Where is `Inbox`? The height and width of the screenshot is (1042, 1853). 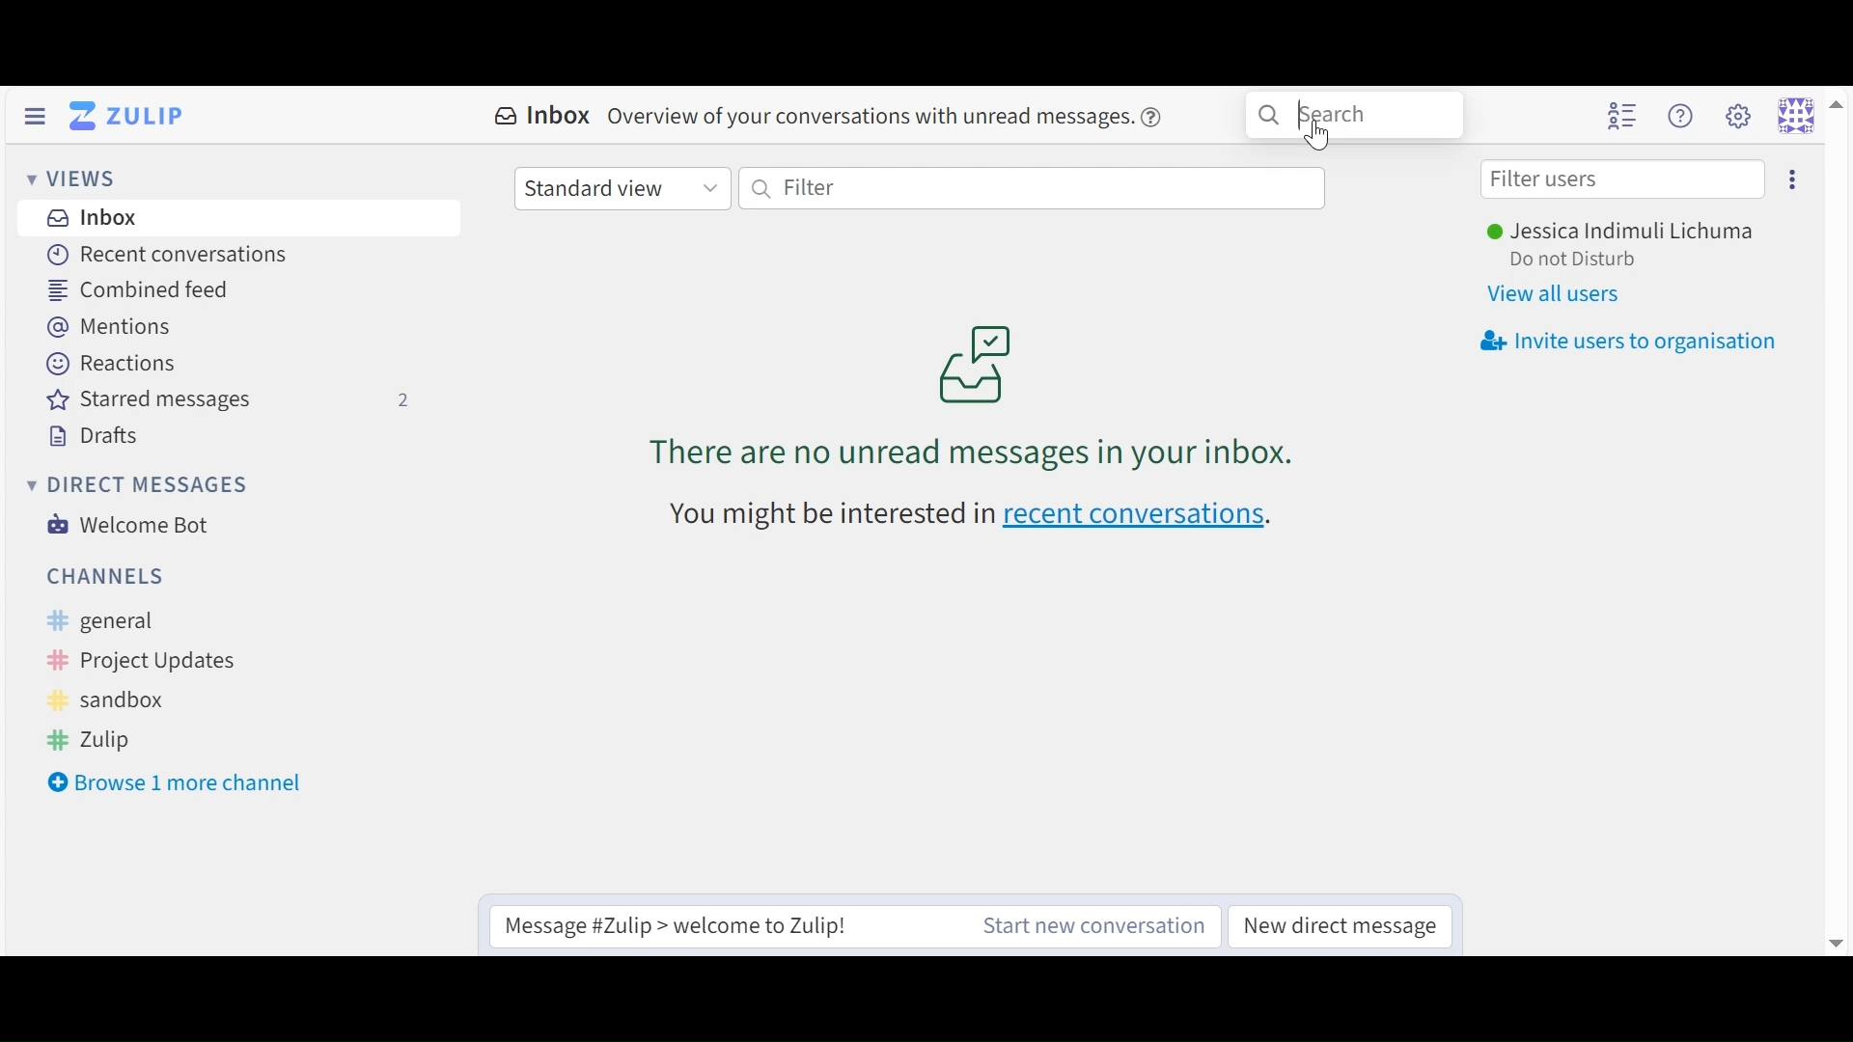 Inbox is located at coordinates (90, 216).